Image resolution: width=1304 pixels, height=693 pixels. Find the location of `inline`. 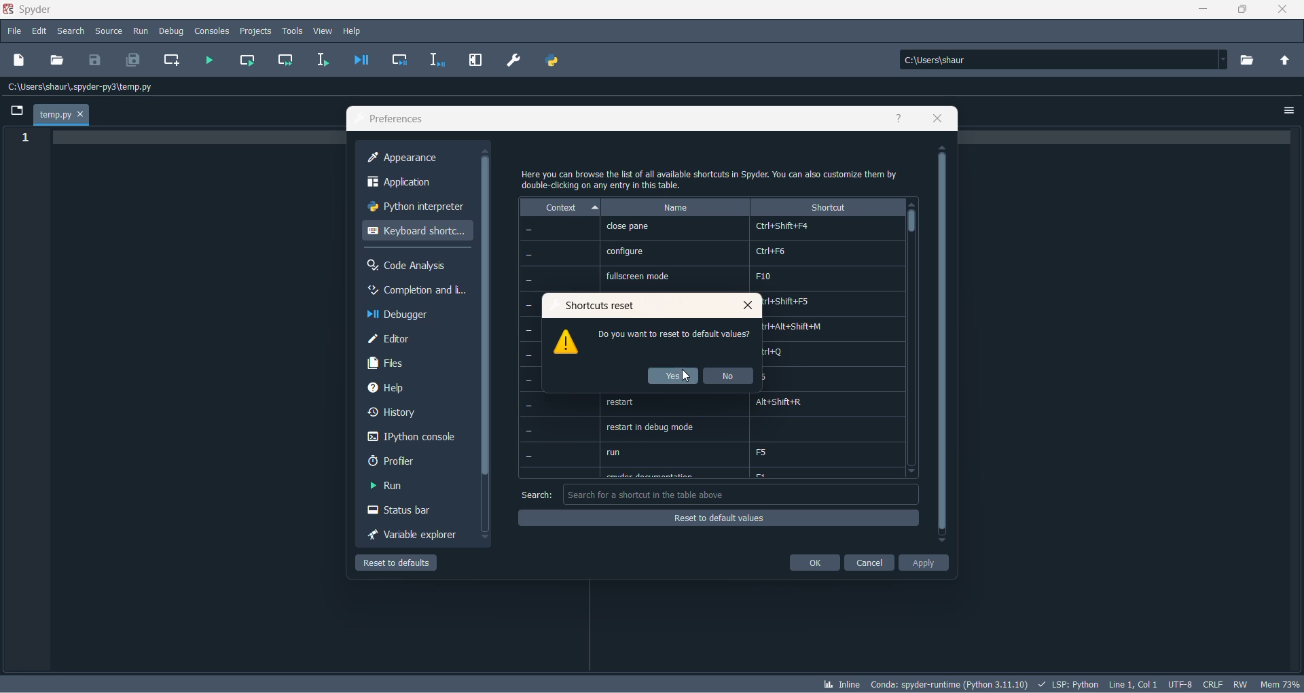

inline is located at coordinates (840, 683).